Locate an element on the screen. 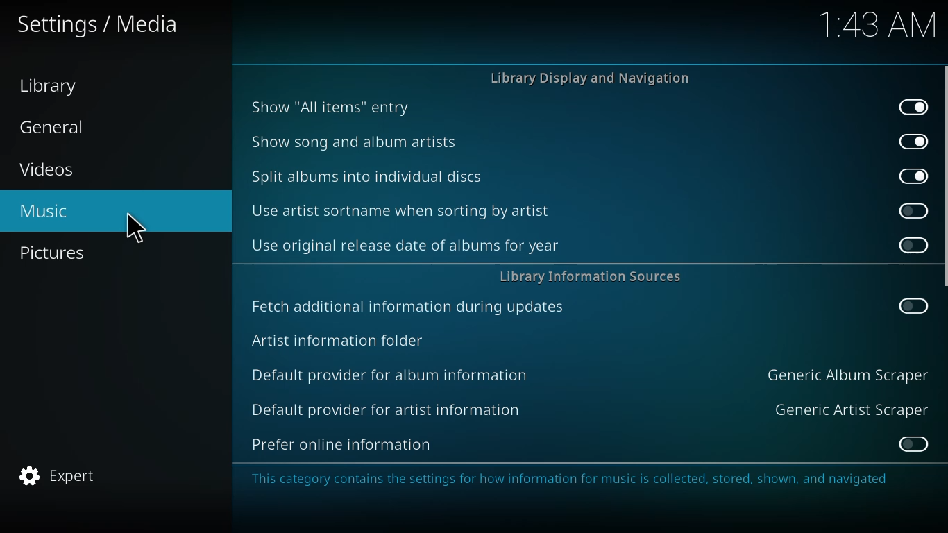 The height and width of the screenshot is (533, 948). cursor is located at coordinates (133, 230).